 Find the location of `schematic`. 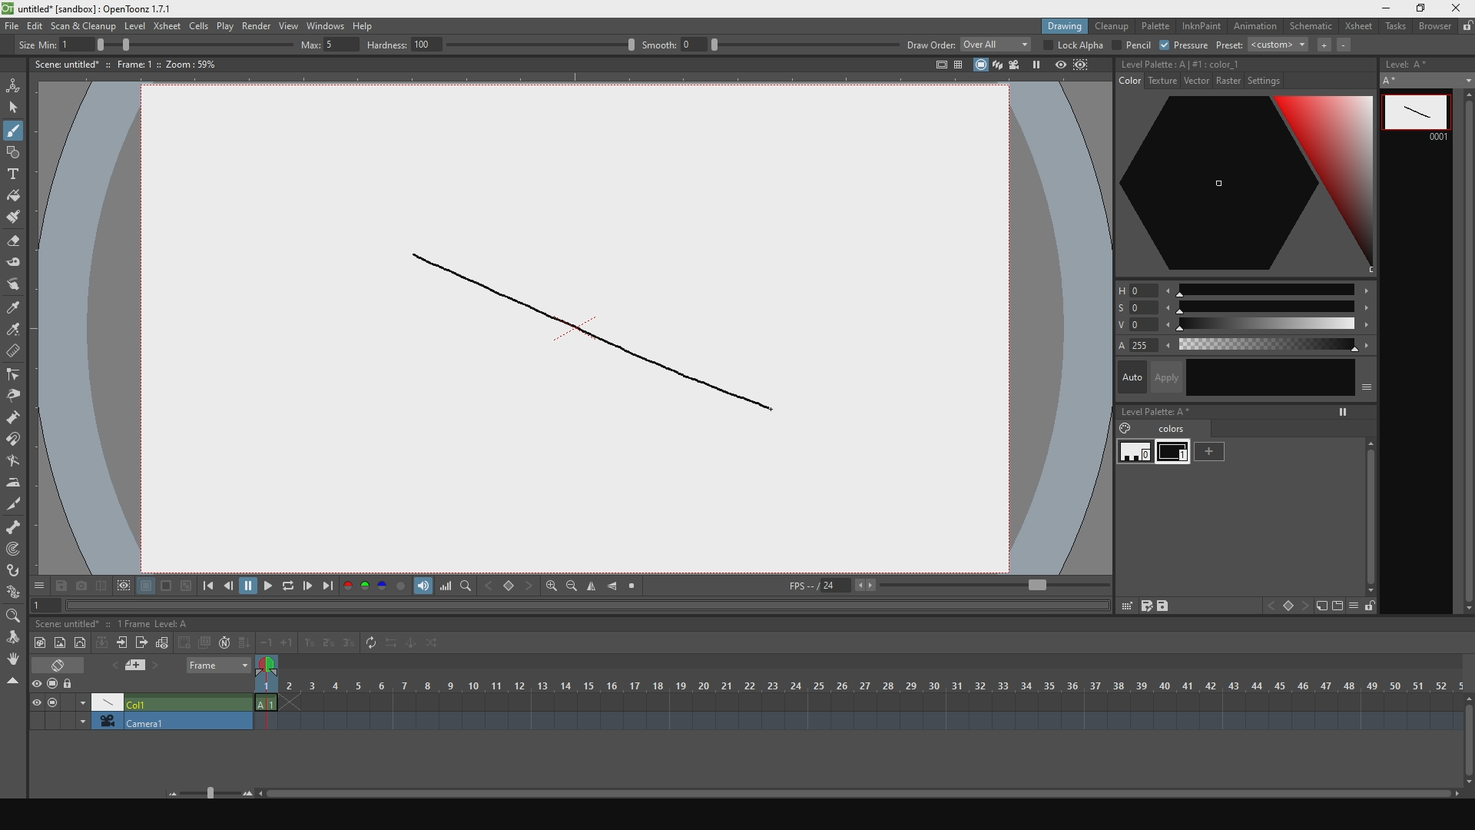

schematic is located at coordinates (1313, 27).